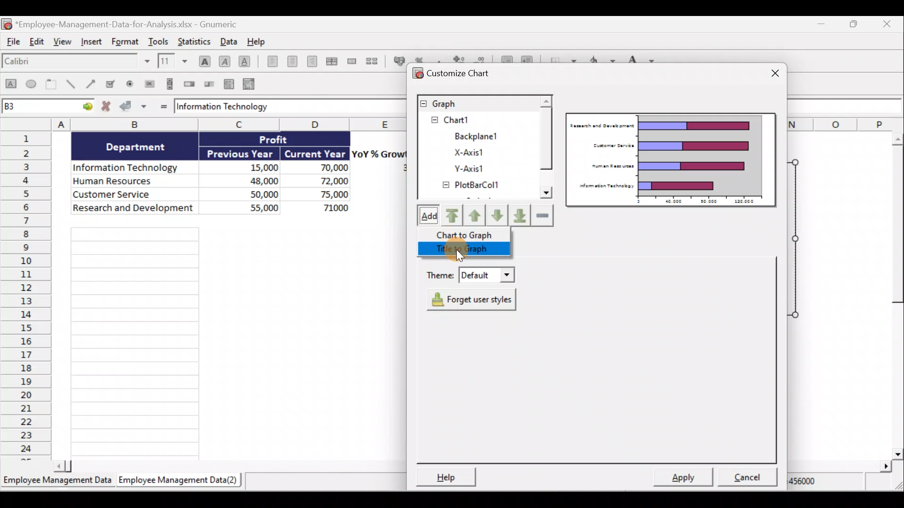 The height and width of the screenshot is (508, 904). I want to click on Columns, so click(202, 124).